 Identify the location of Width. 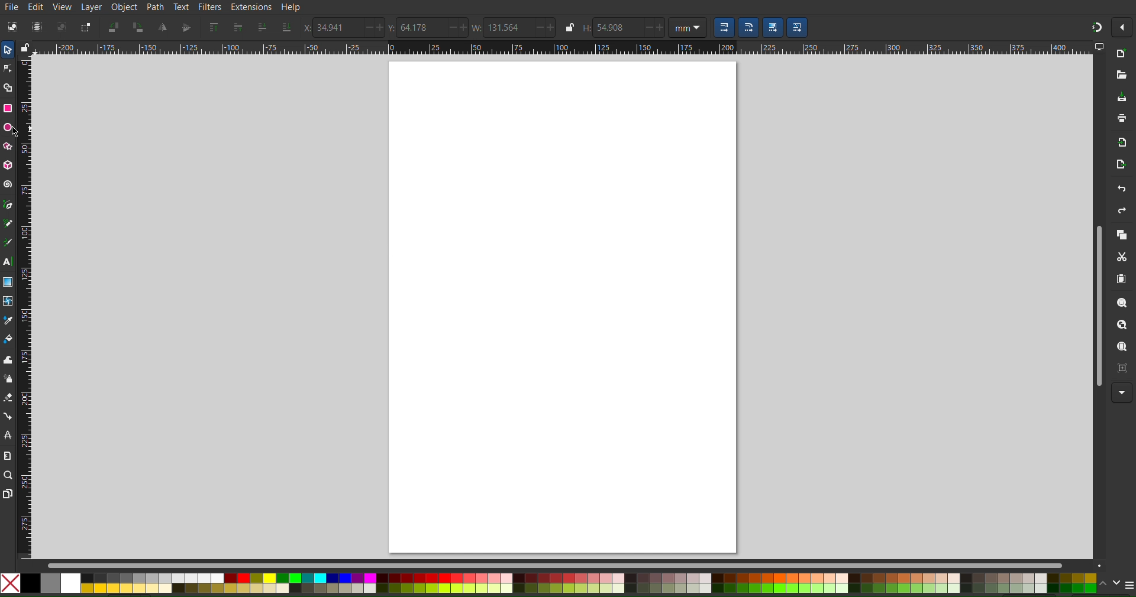
(476, 27).